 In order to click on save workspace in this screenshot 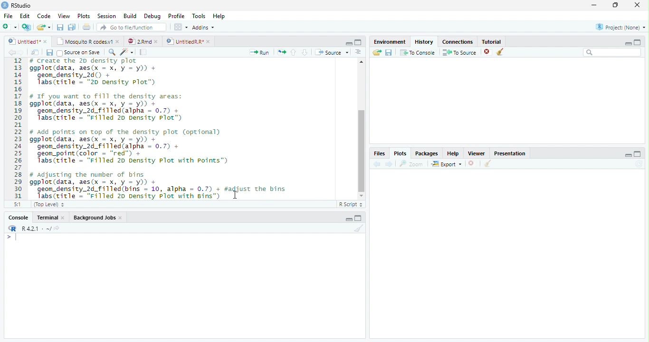, I will do `click(390, 53)`.